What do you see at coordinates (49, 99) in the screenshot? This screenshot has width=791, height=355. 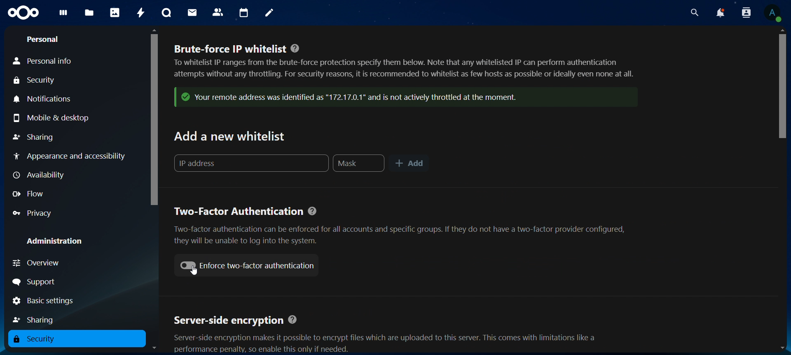 I see `notifications` at bounding box center [49, 99].